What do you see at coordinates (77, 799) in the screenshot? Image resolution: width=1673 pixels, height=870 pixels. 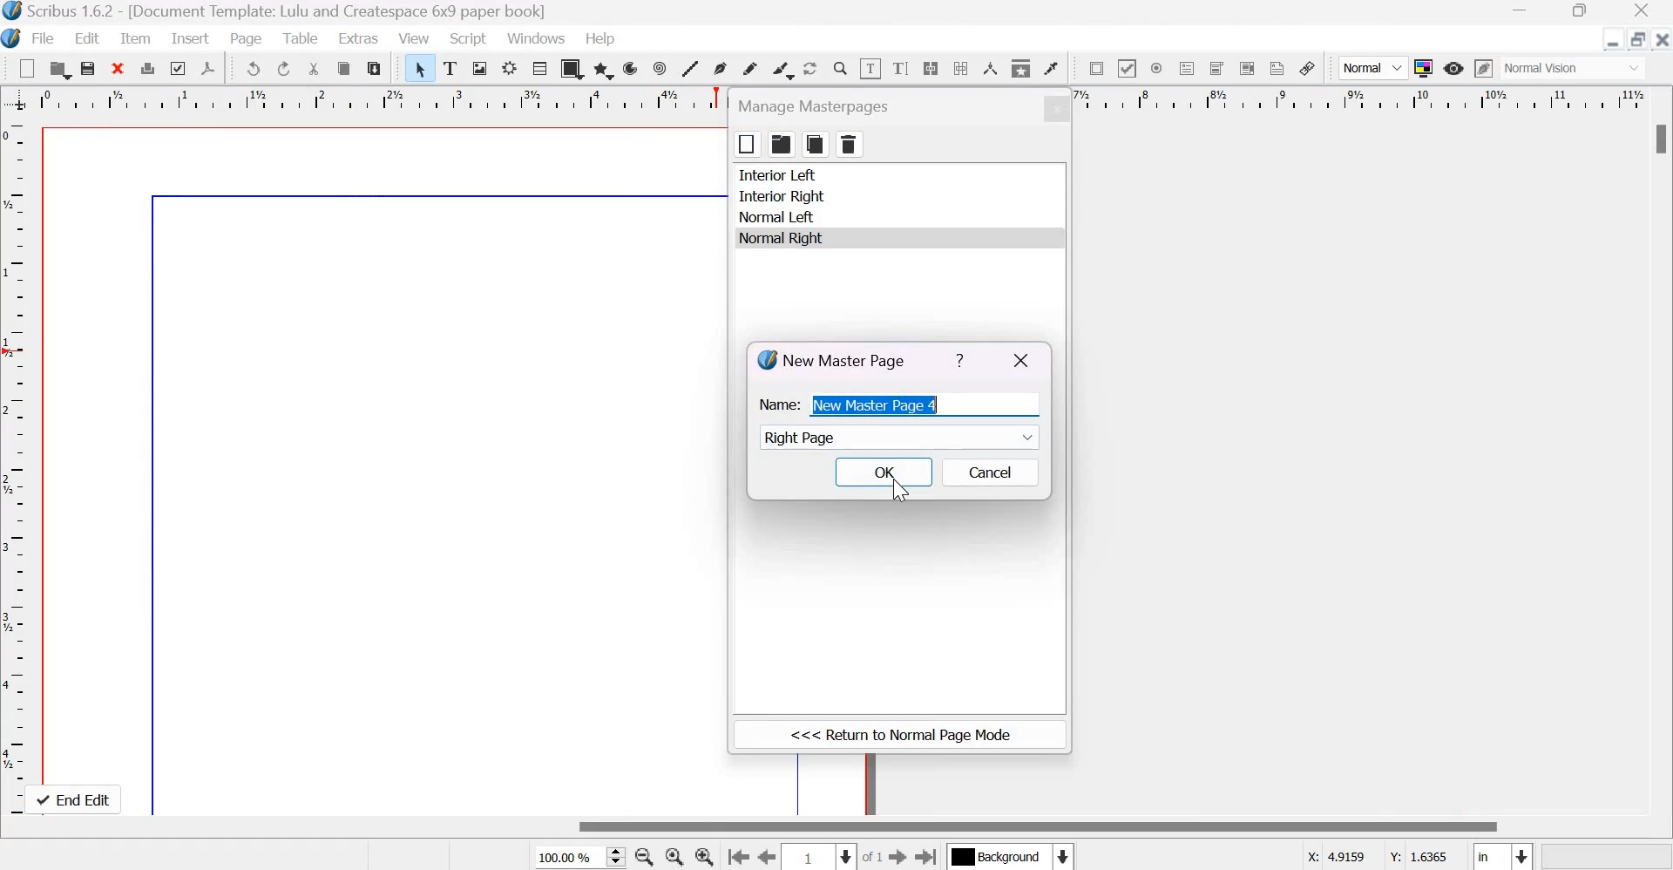 I see `end edit` at bounding box center [77, 799].